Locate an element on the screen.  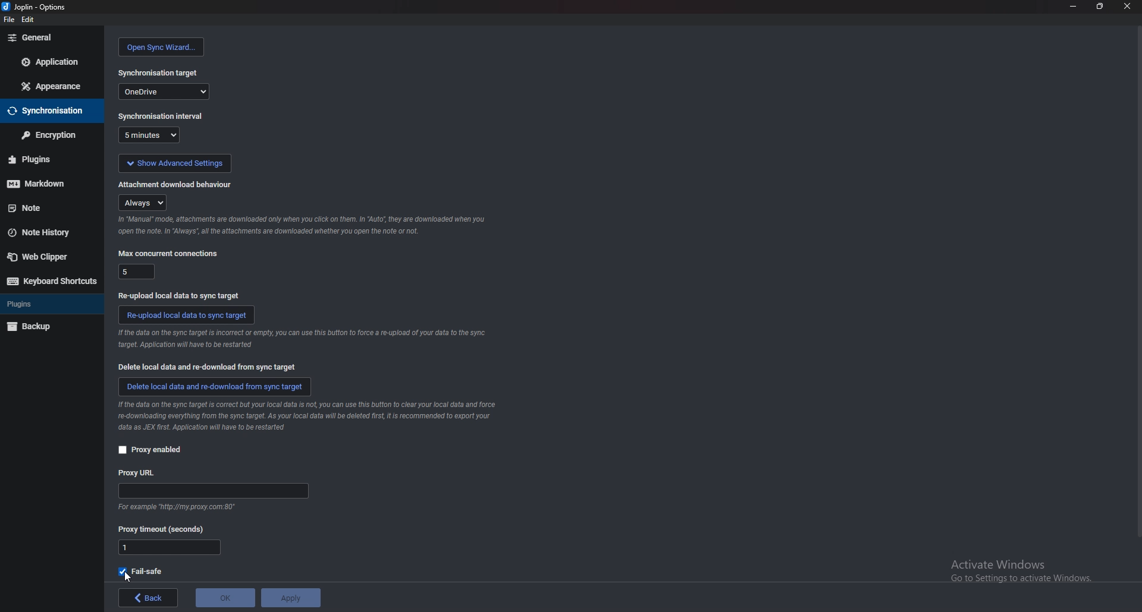
max concurrent connections is located at coordinates (170, 252).